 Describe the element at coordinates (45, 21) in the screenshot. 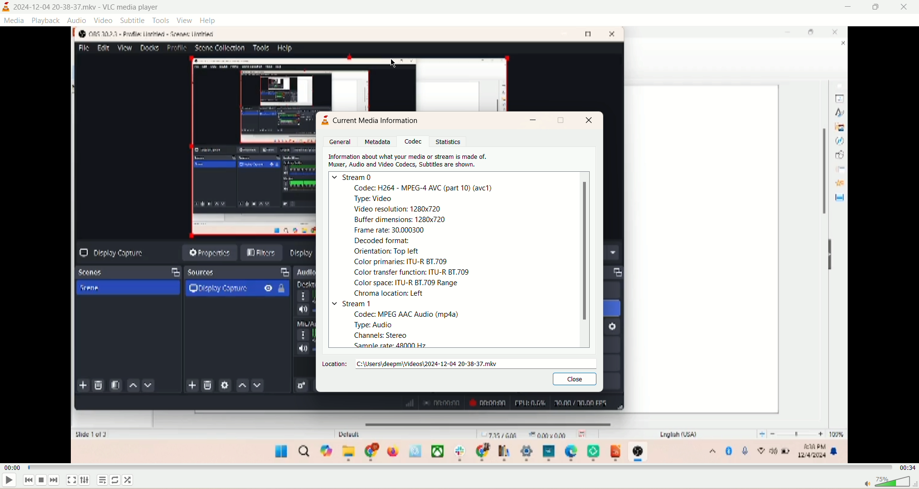

I see `playback` at that location.